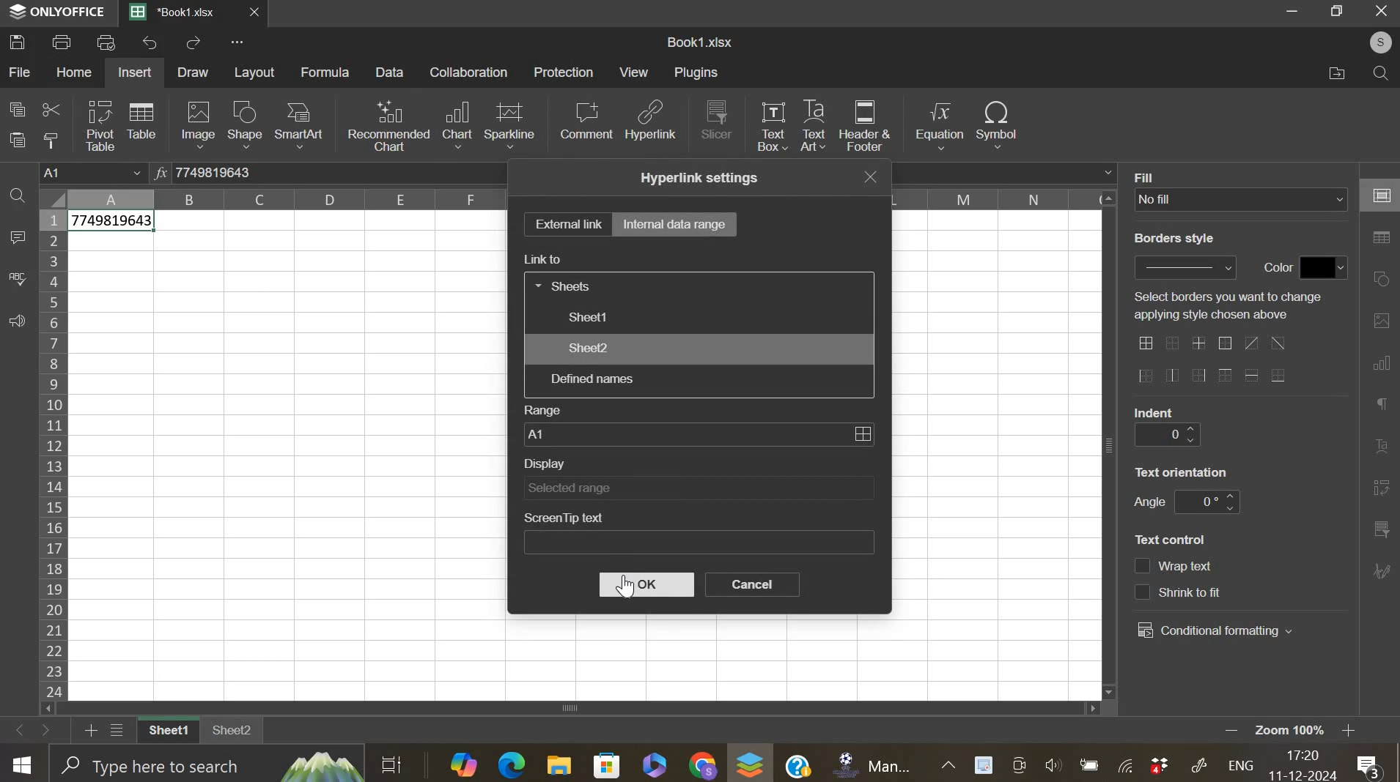 This screenshot has width=1400, height=782. I want to click on Maximize, so click(1340, 11).